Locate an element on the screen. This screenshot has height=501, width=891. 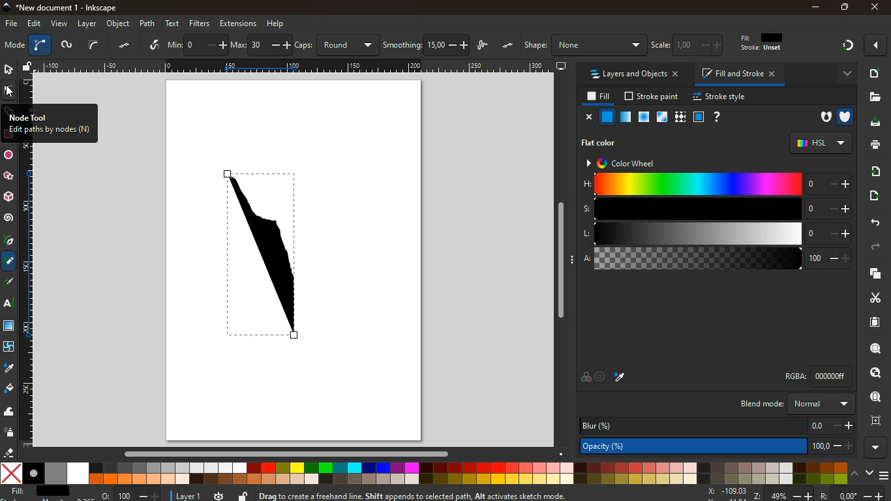
texture is located at coordinates (680, 117).